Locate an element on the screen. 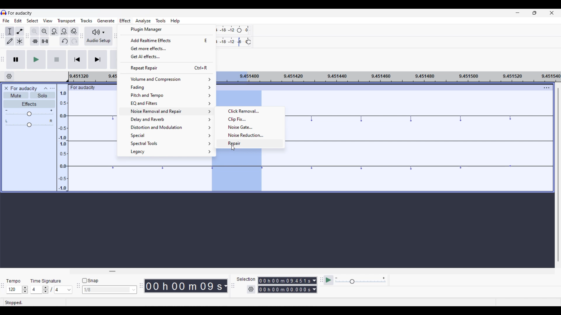 The width and height of the screenshot is (561, 315). Fading options is located at coordinates (168, 87).